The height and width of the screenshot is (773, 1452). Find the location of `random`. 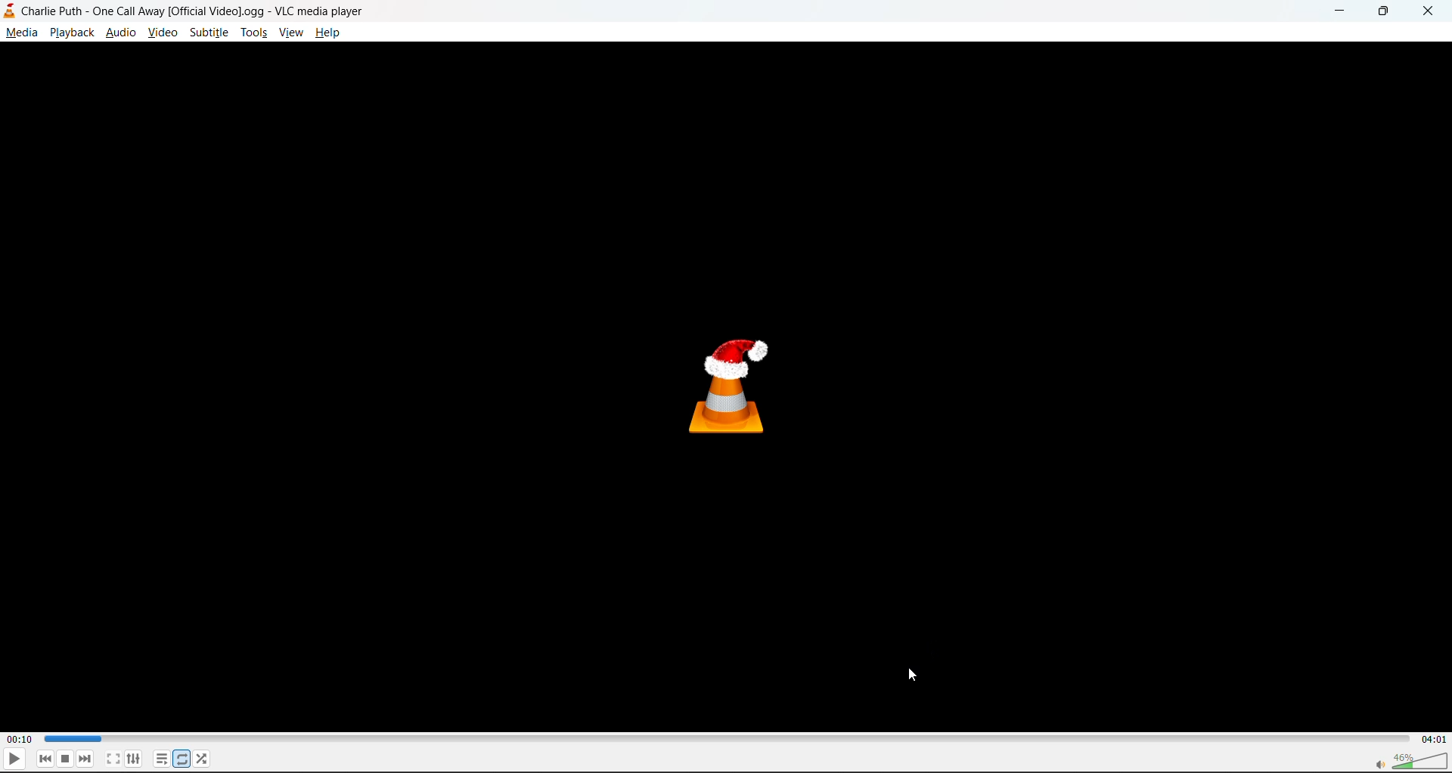

random is located at coordinates (203, 759).